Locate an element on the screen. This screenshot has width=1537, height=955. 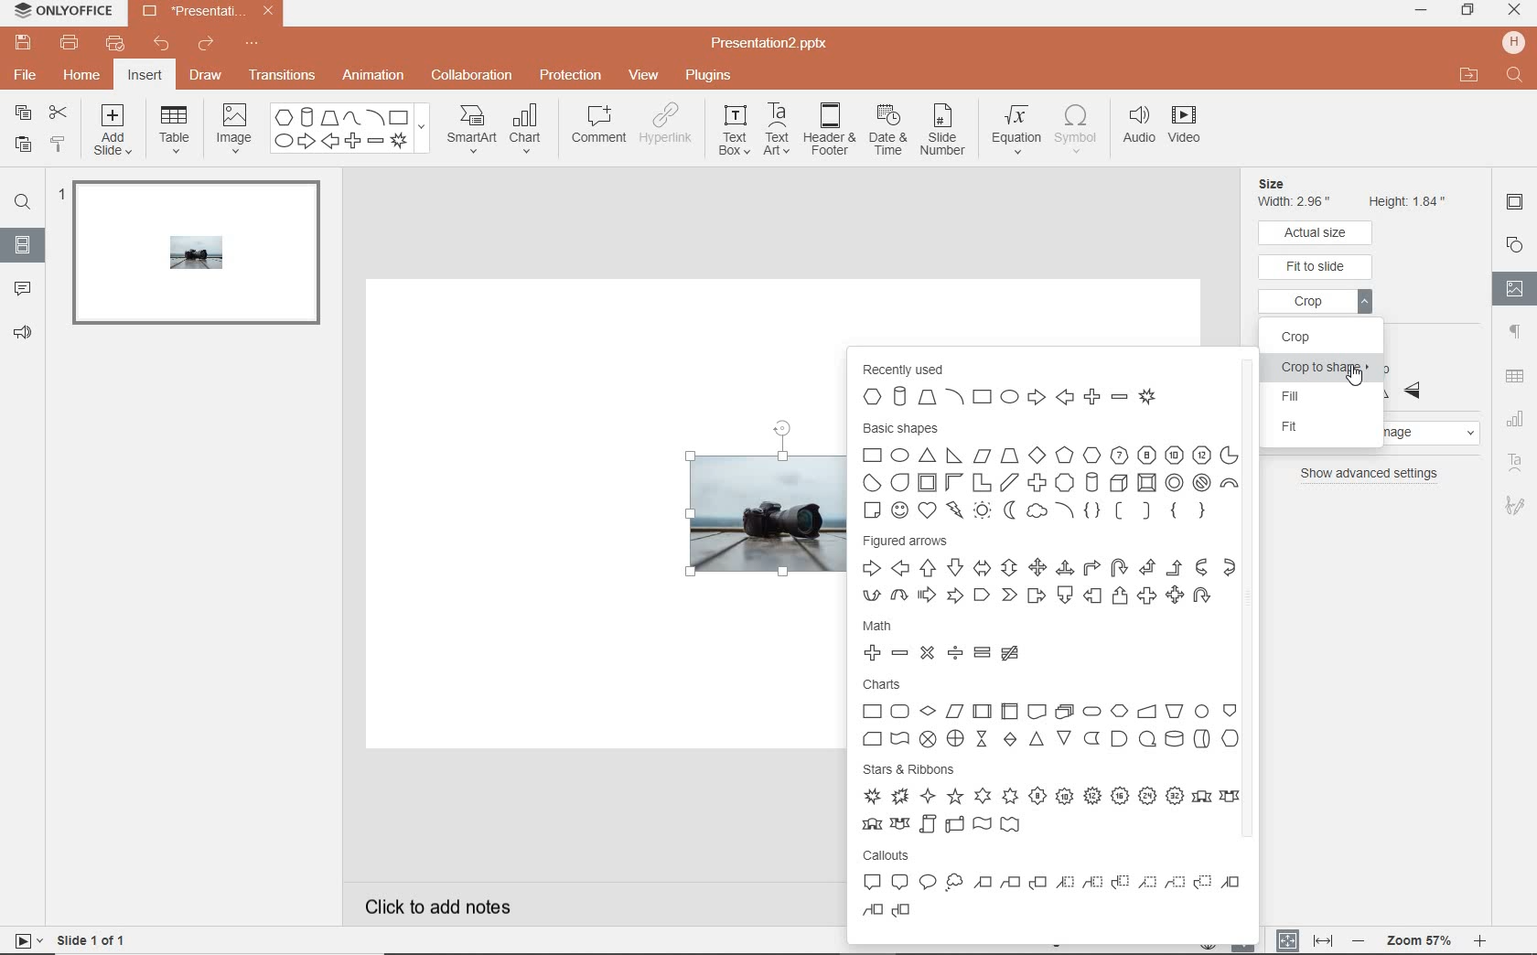
quick print is located at coordinates (116, 42).